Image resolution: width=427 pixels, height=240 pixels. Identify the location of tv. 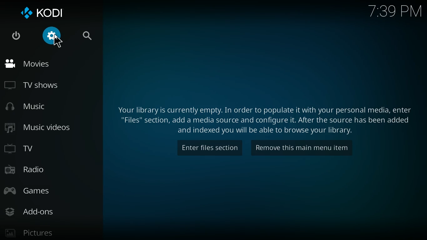
(43, 148).